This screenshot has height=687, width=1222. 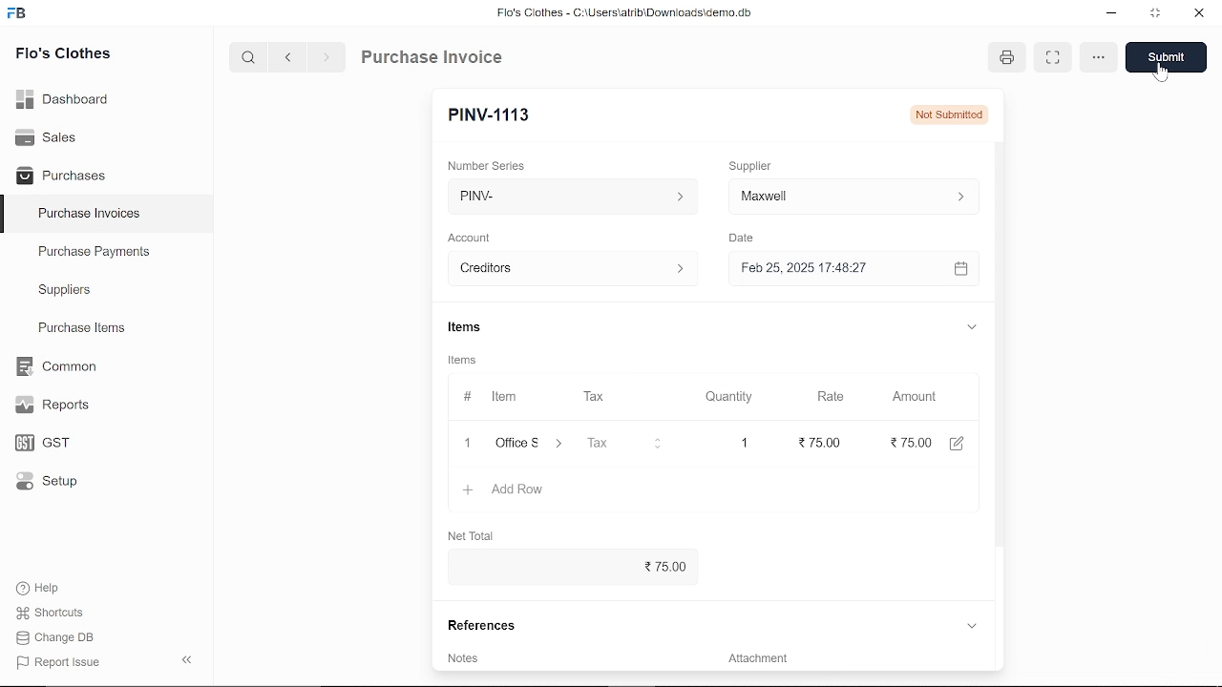 I want to click on full view, so click(x=1053, y=57).